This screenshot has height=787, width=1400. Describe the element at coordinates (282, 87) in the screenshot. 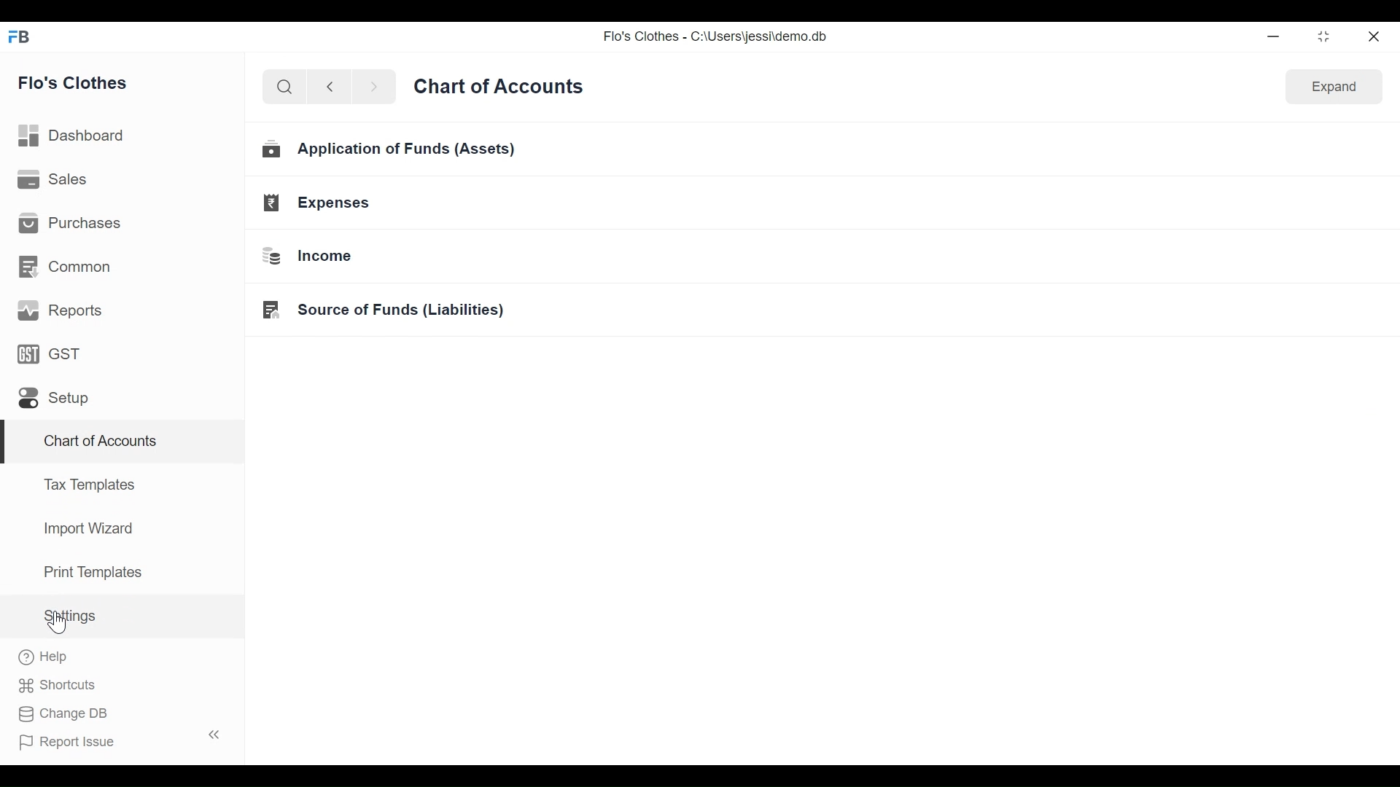

I see `Search` at that location.